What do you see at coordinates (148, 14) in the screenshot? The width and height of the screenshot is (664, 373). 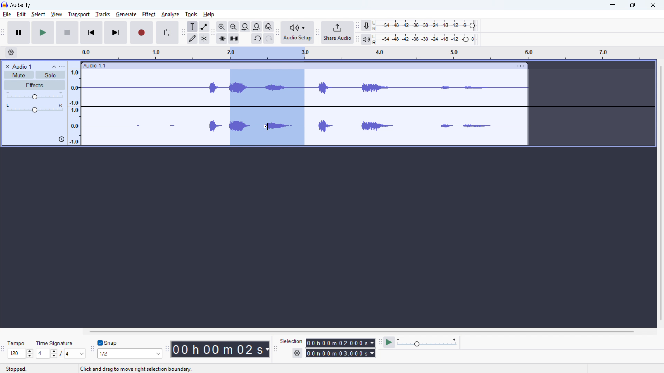 I see `Perfect` at bounding box center [148, 14].